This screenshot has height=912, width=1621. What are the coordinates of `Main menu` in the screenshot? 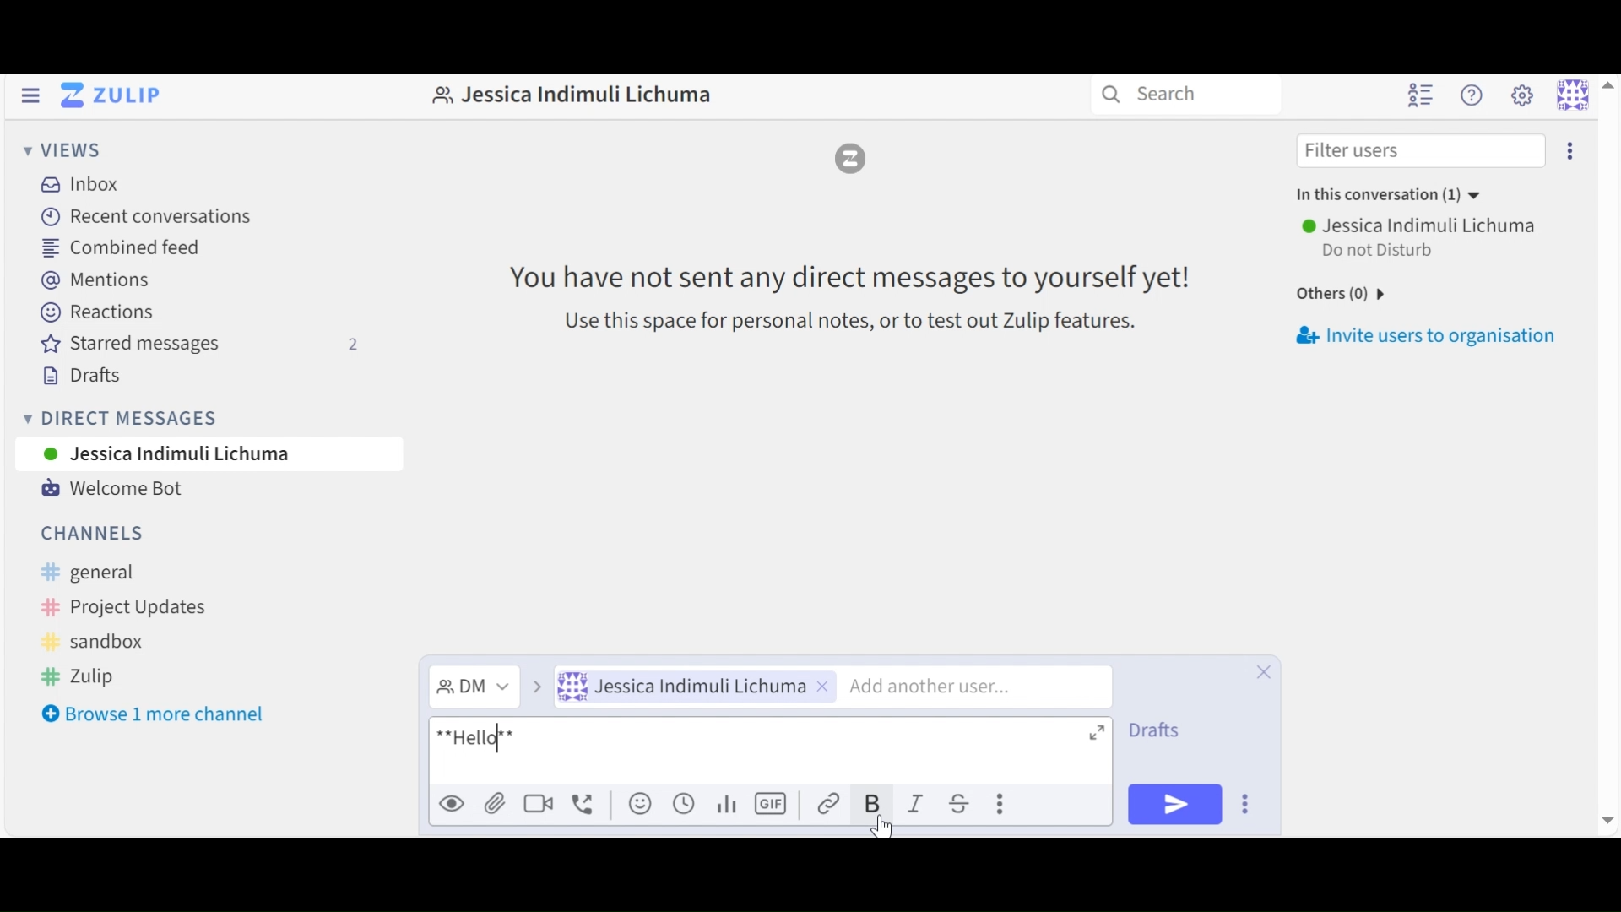 It's located at (1522, 96).